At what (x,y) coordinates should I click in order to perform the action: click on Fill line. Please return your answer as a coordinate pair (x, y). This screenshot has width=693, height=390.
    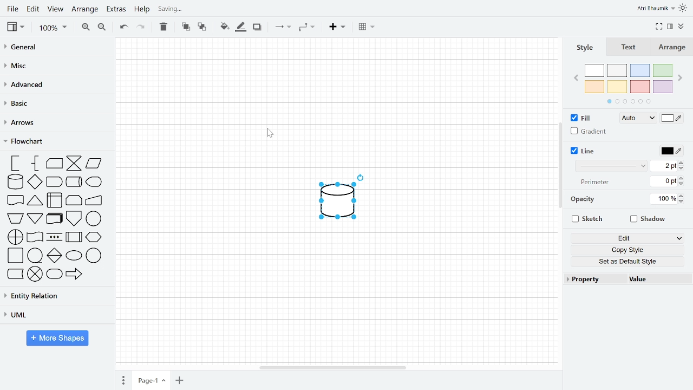
    Looking at the image, I should click on (241, 27).